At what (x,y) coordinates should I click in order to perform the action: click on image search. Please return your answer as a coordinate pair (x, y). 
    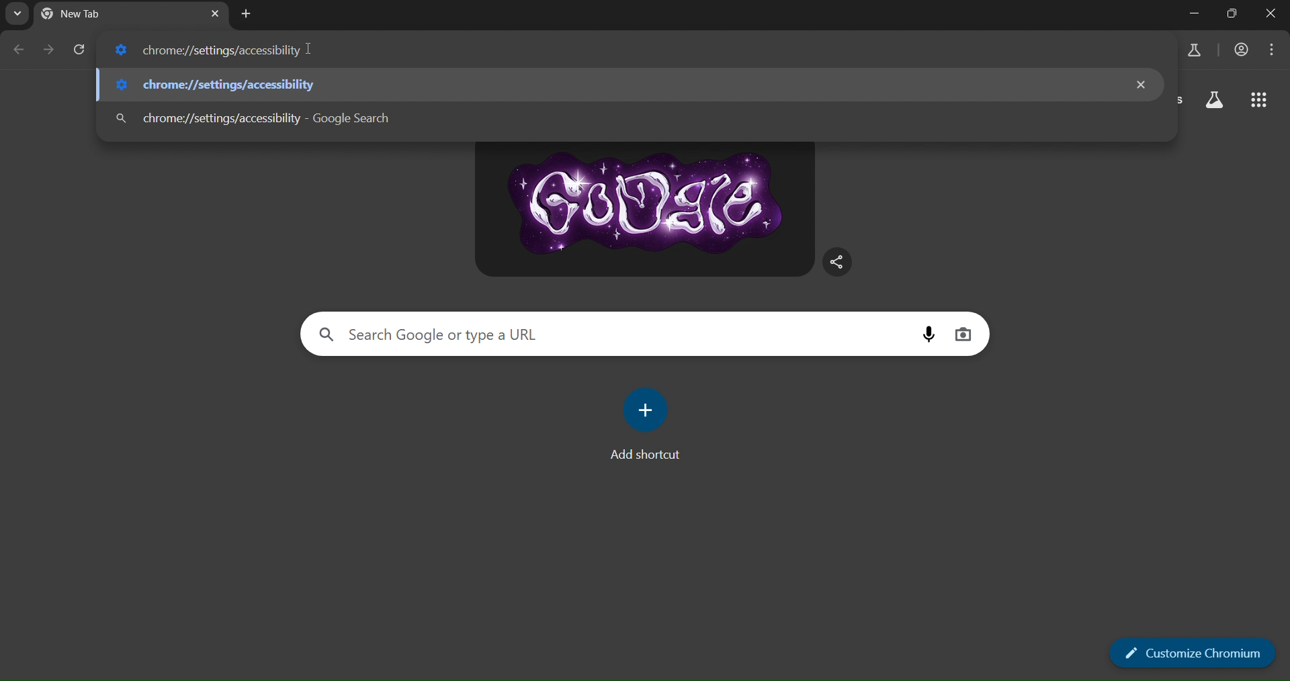
    Looking at the image, I should click on (962, 335).